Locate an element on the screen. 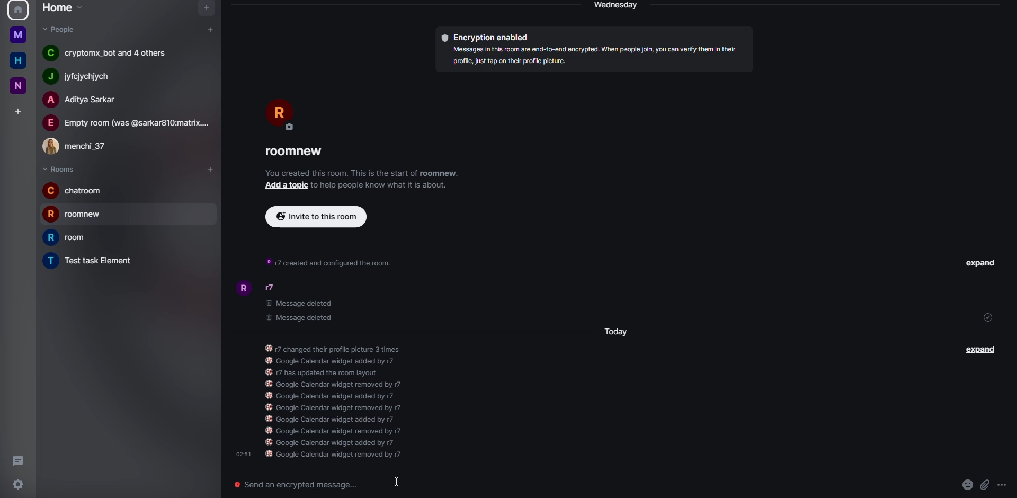 The width and height of the screenshot is (1017, 498). sent is located at coordinates (987, 318).